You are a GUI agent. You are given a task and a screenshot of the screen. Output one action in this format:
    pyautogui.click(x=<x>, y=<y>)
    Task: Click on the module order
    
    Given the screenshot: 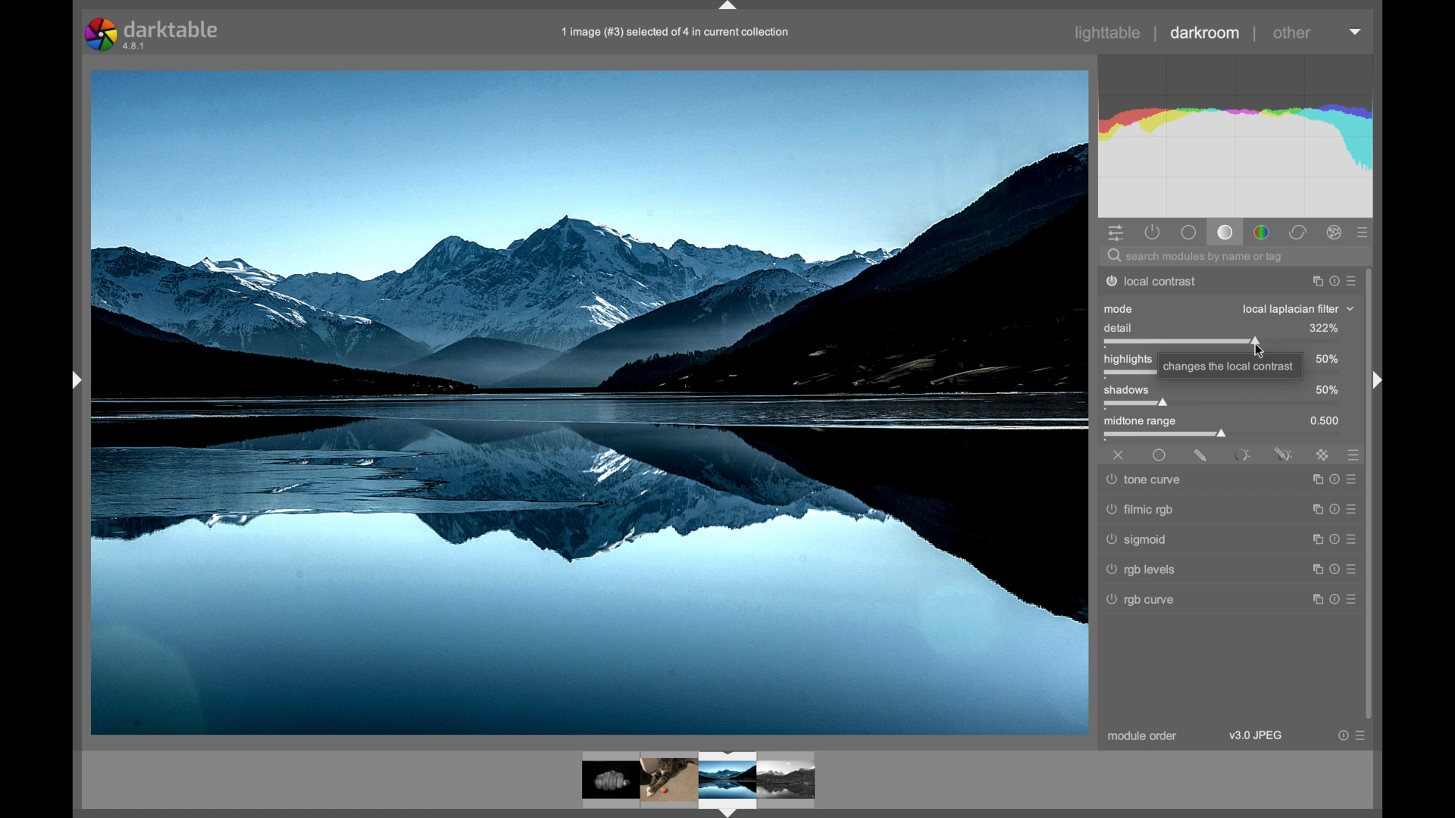 What is the action you would take?
    pyautogui.click(x=1144, y=736)
    